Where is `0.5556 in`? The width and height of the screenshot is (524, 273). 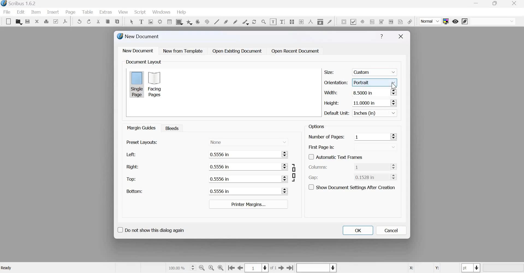
0.5556 in is located at coordinates (242, 178).